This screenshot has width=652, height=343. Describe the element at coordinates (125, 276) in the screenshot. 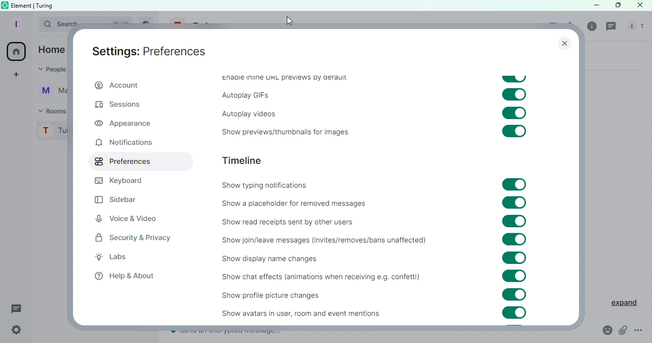

I see `Help and about` at that location.